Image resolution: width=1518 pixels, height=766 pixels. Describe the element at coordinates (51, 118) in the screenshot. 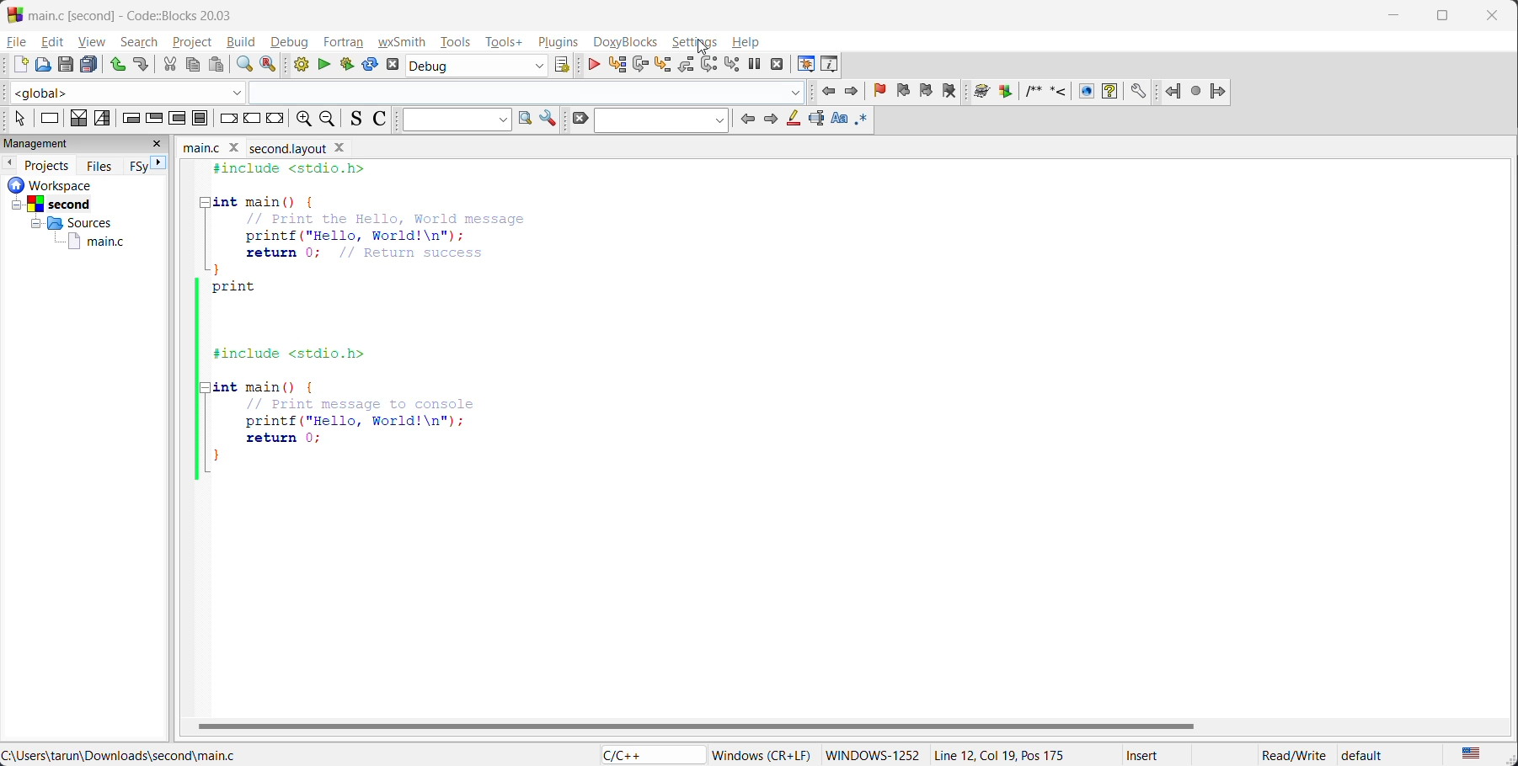

I see `instruction ` at that location.